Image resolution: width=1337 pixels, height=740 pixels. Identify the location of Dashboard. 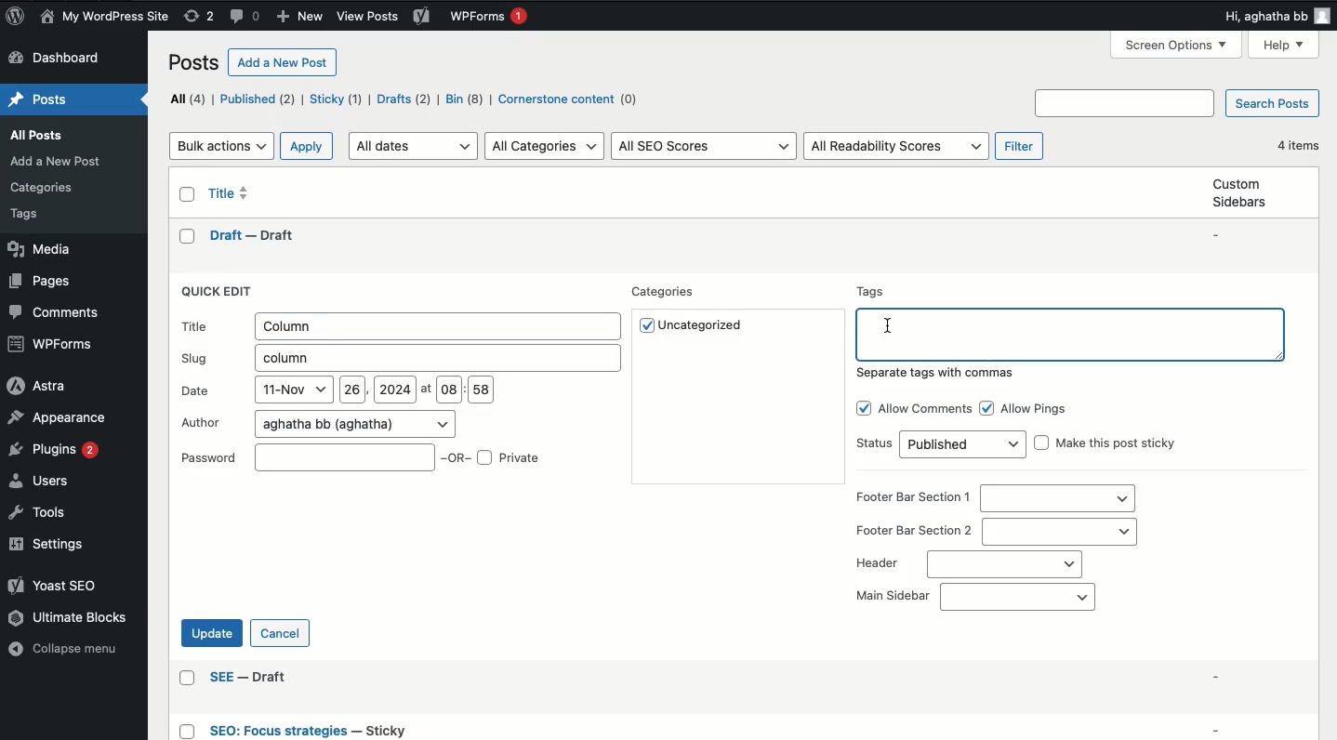
(65, 59).